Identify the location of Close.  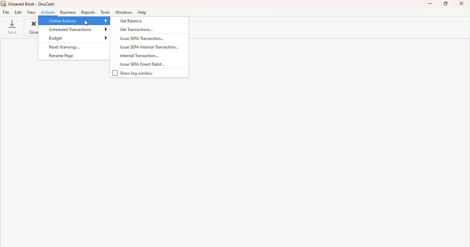
(462, 5).